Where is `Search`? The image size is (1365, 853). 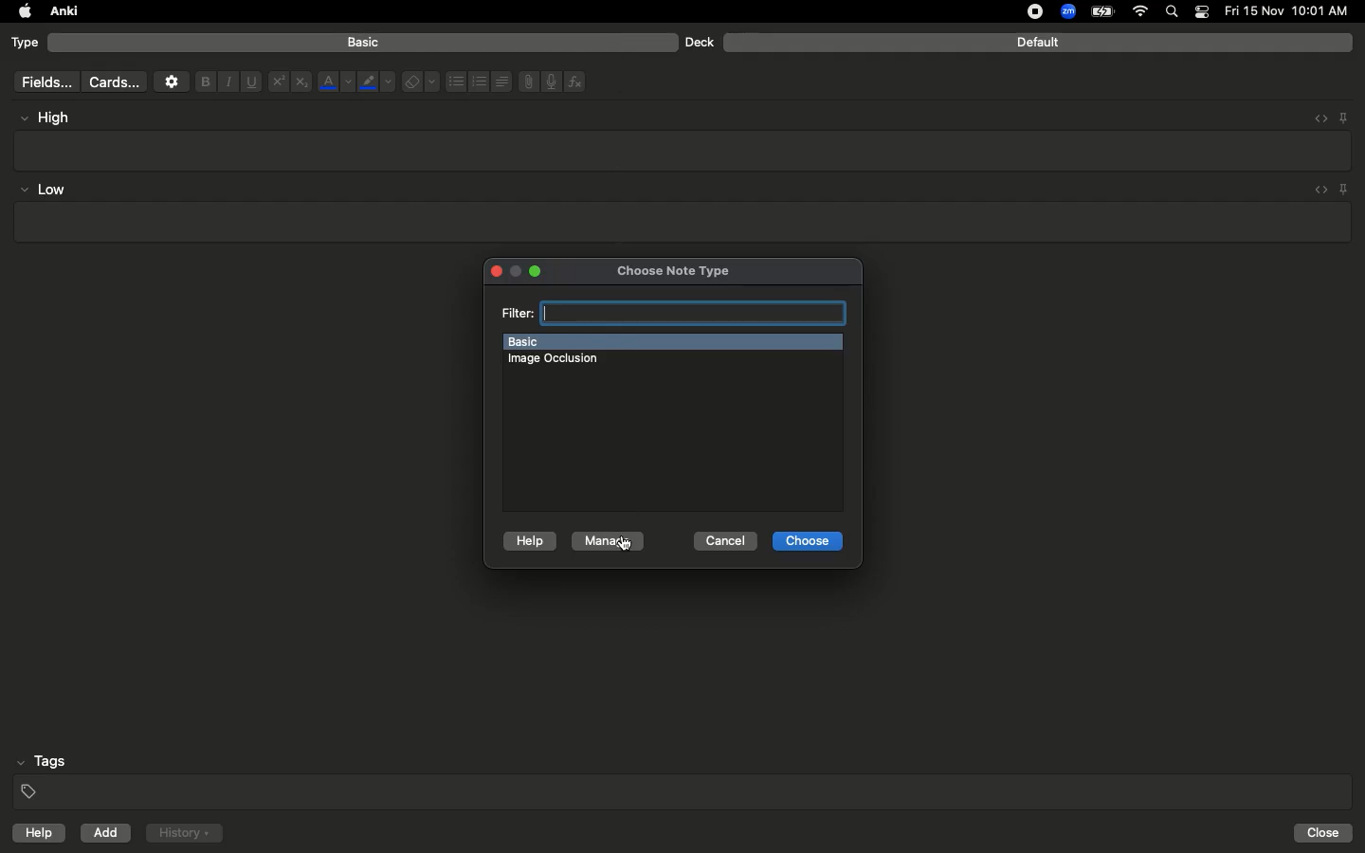
Search is located at coordinates (1174, 12).